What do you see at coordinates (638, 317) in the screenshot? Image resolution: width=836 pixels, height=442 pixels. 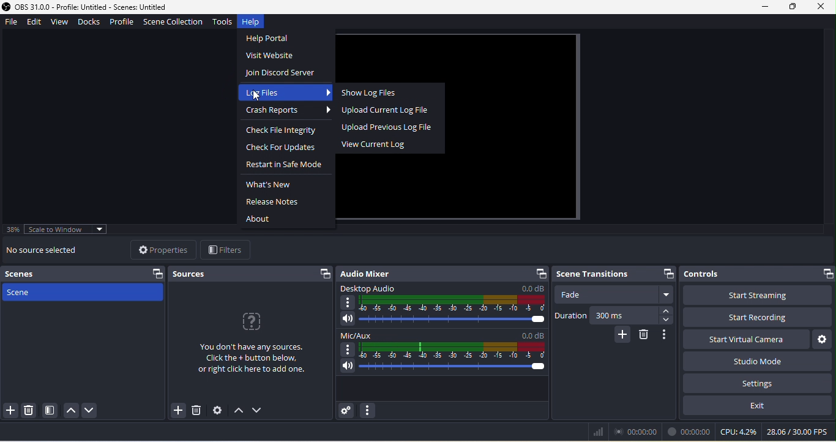 I see `300 ms` at bounding box center [638, 317].